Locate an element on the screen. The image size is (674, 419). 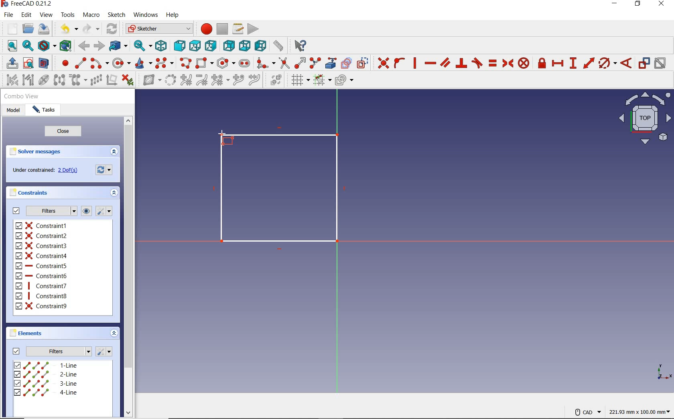
create carbon copy is located at coordinates (346, 63).